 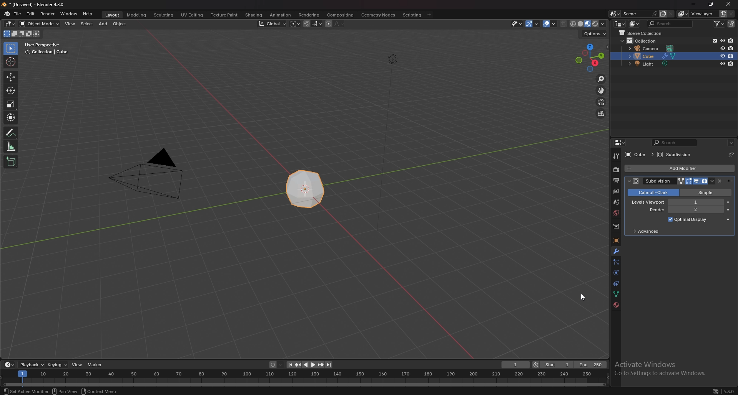 What do you see at coordinates (729, 210) in the screenshot?
I see `animate property` at bounding box center [729, 210].